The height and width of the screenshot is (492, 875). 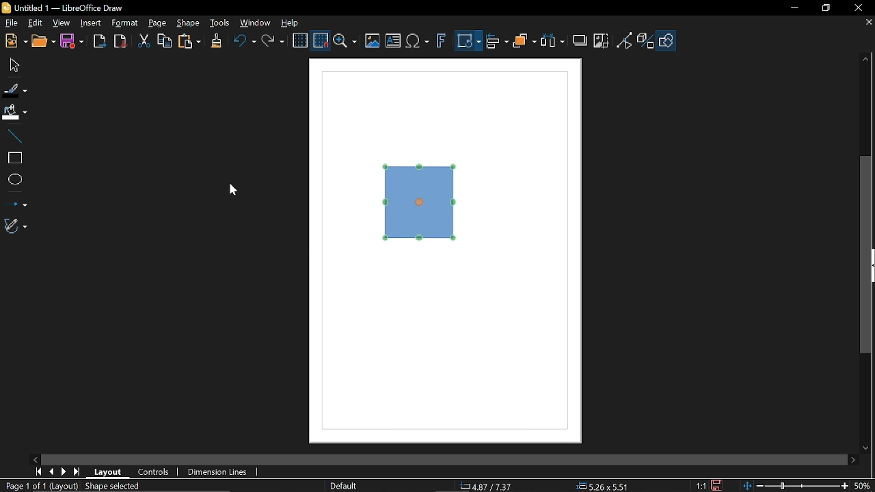 What do you see at coordinates (578, 40) in the screenshot?
I see `Shadow` at bounding box center [578, 40].